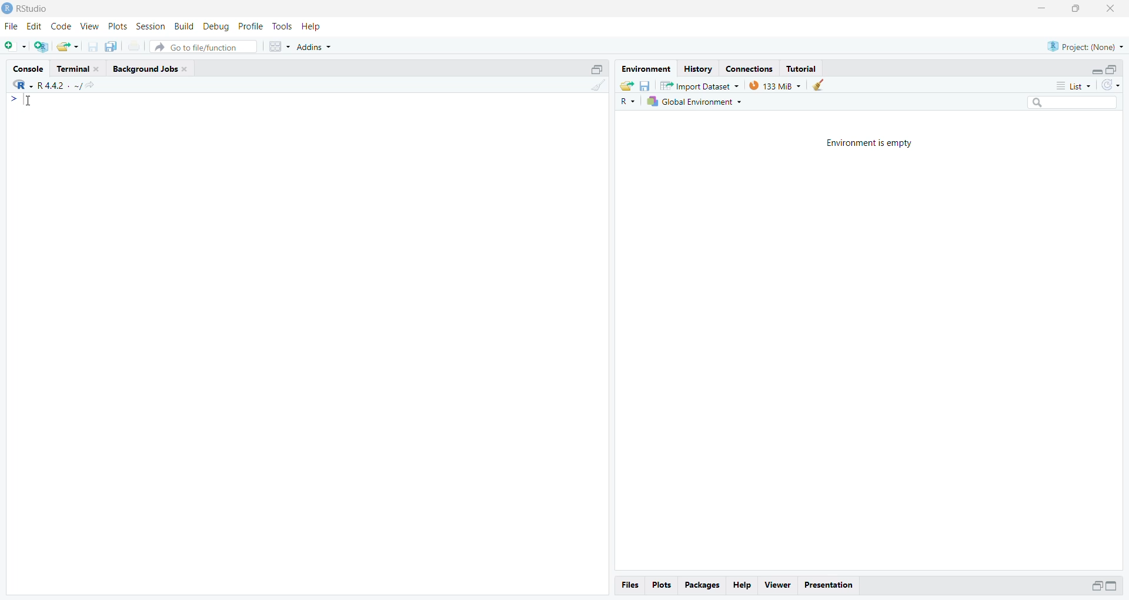 This screenshot has width=1129, height=600. What do you see at coordinates (92, 48) in the screenshot?
I see `Save current document(CTRL + S)` at bounding box center [92, 48].